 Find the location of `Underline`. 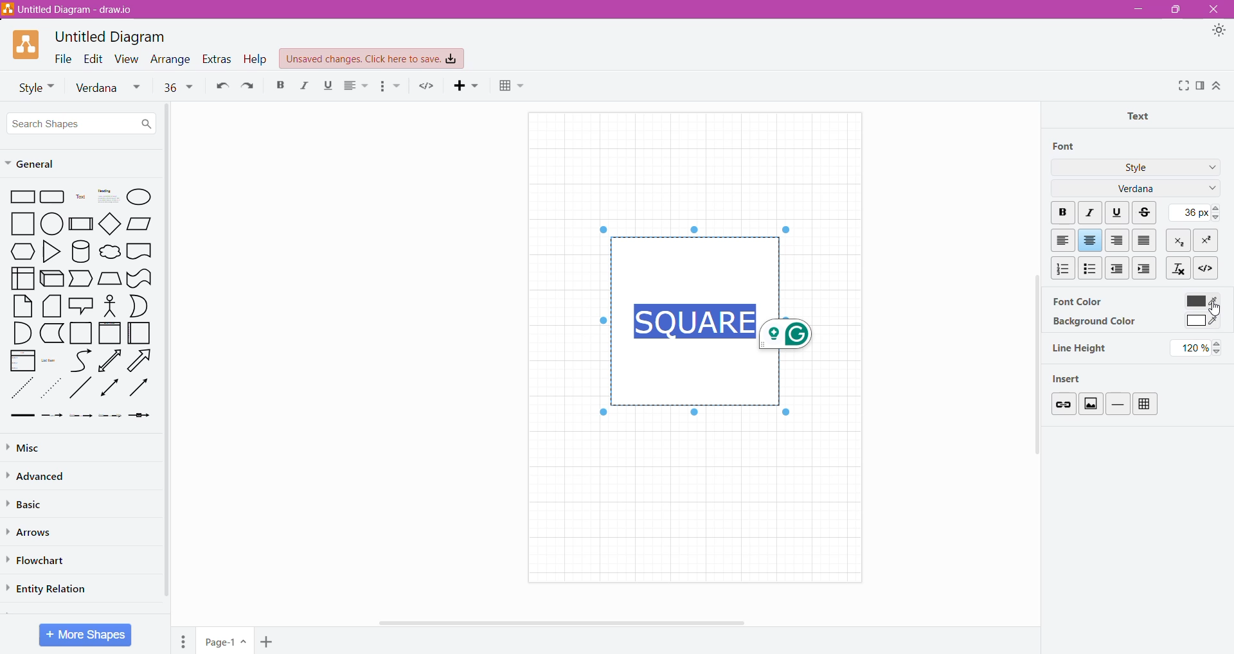

Underline is located at coordinates (1117, 211).